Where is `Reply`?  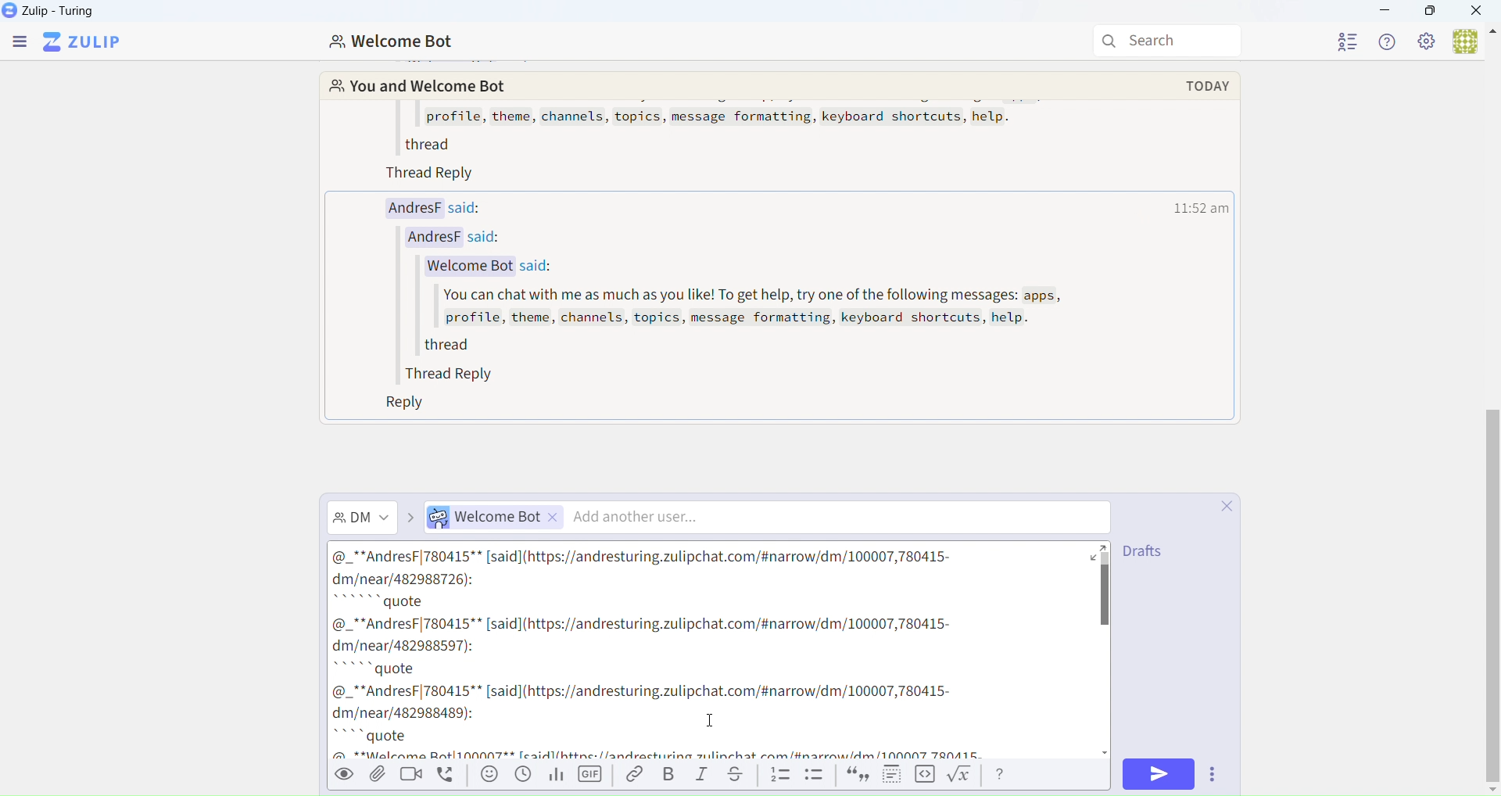
Reply is located at coordinates (394, 403).